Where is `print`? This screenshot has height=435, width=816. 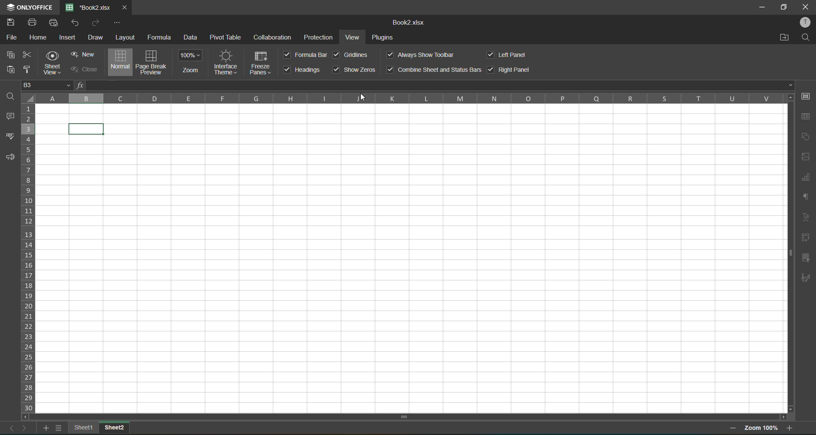
print is located at coordinates (33, 23).